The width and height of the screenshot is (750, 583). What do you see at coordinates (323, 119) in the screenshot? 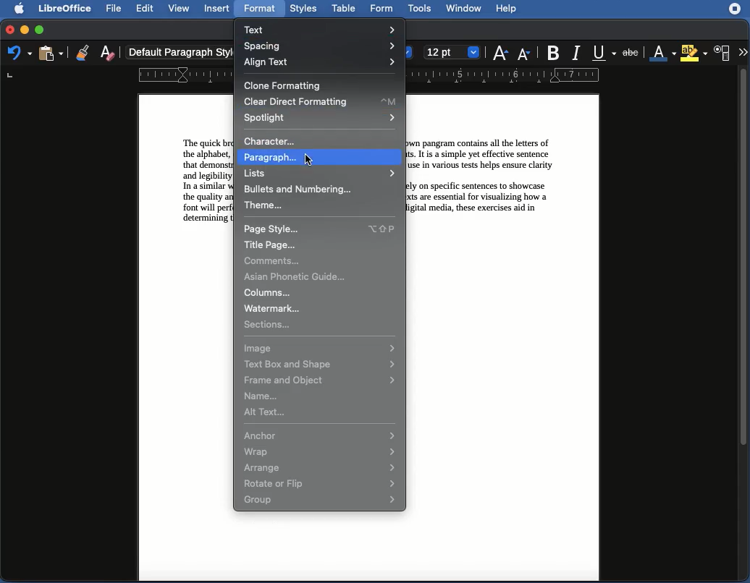
I see `Spotlight` at bounding box center [323, 119].